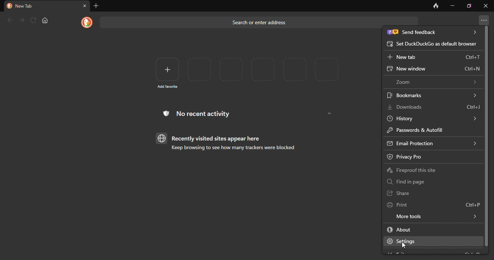 The height and width of the screenshot is (260, 494). Describe the element at coordinates (436, 6) in the screenshot. I see `close tab and clear data` at that location.